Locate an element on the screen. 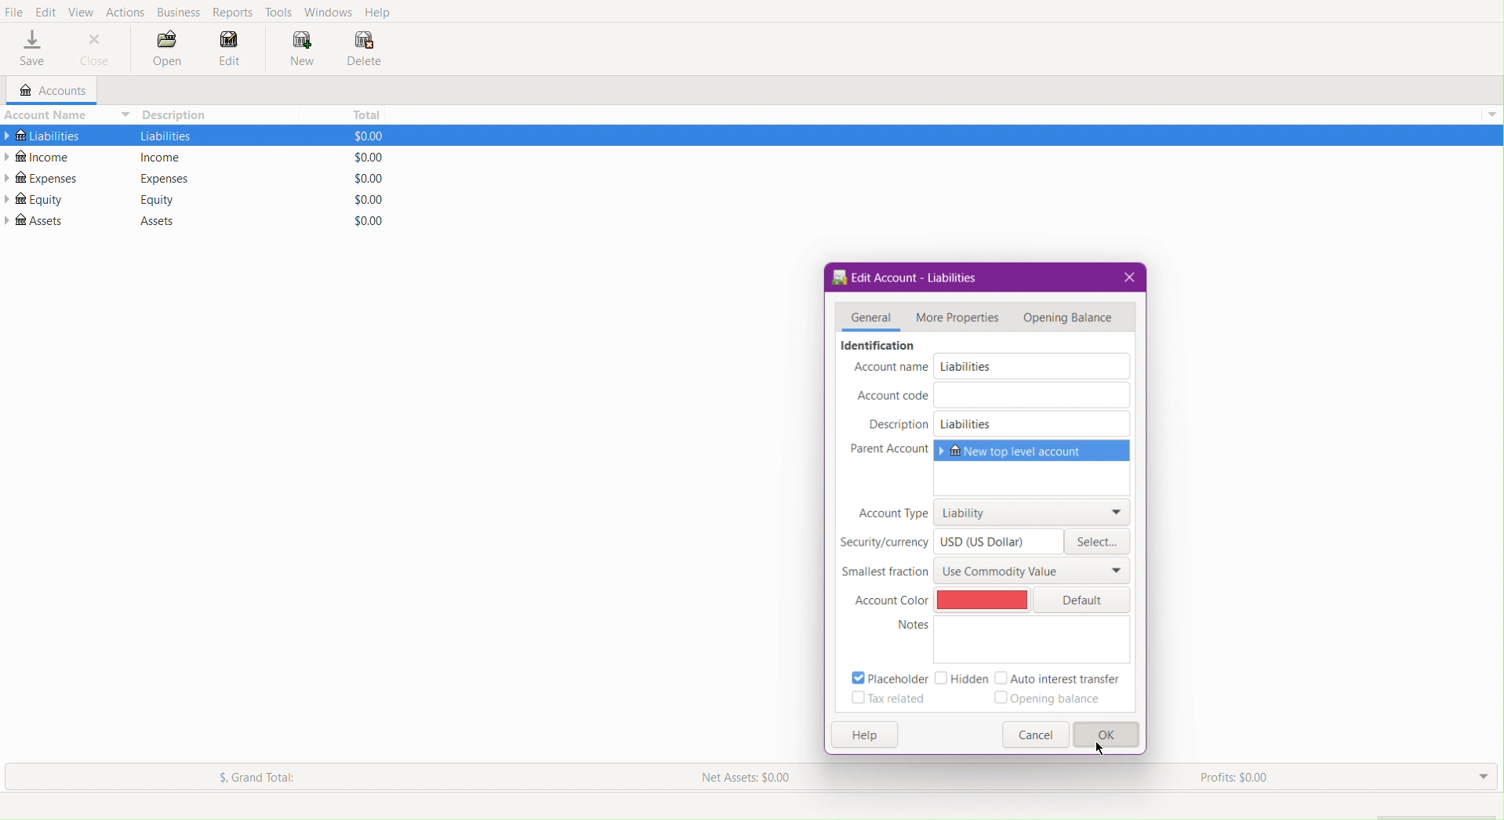  Equity is located at coordinates (158, 199).